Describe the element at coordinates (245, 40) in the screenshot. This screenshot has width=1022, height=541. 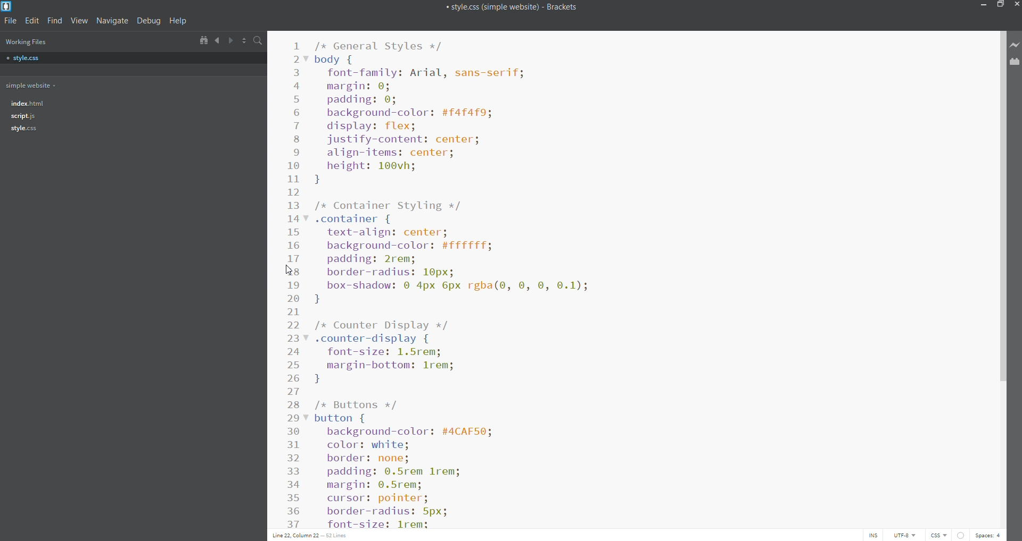
I see `split horizontally/vertically` at that location.